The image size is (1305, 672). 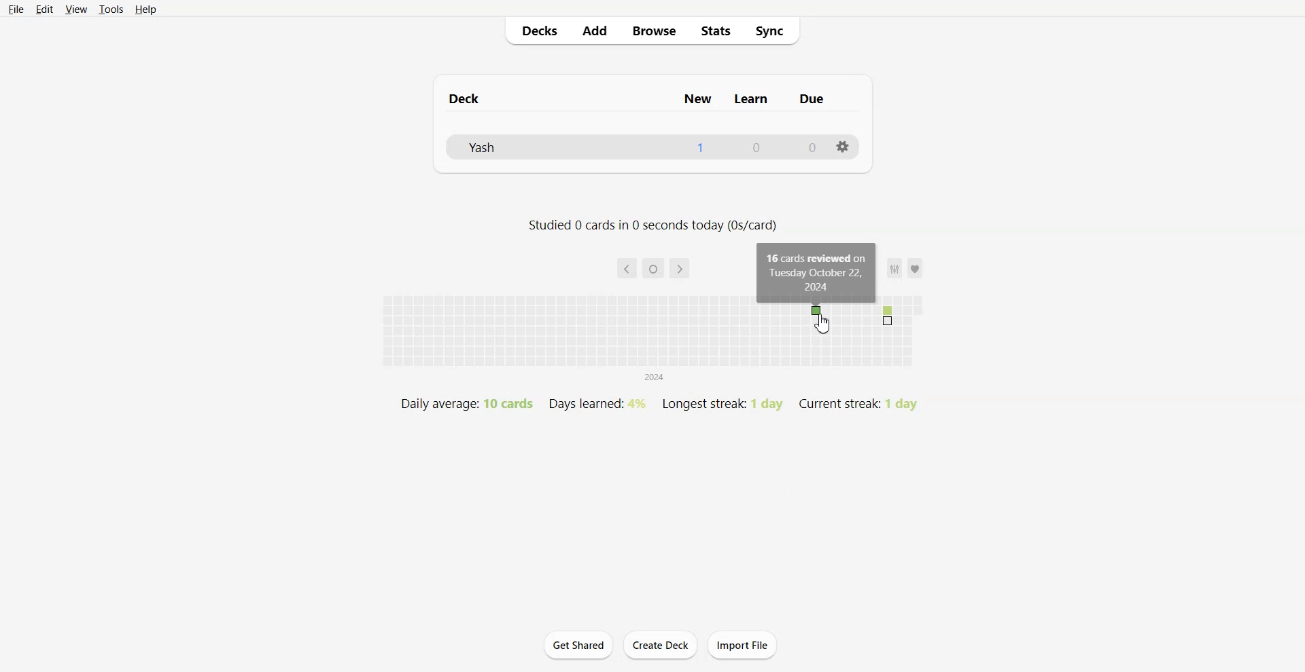 I want to click on yearly overview, so click(x=650, y=349).